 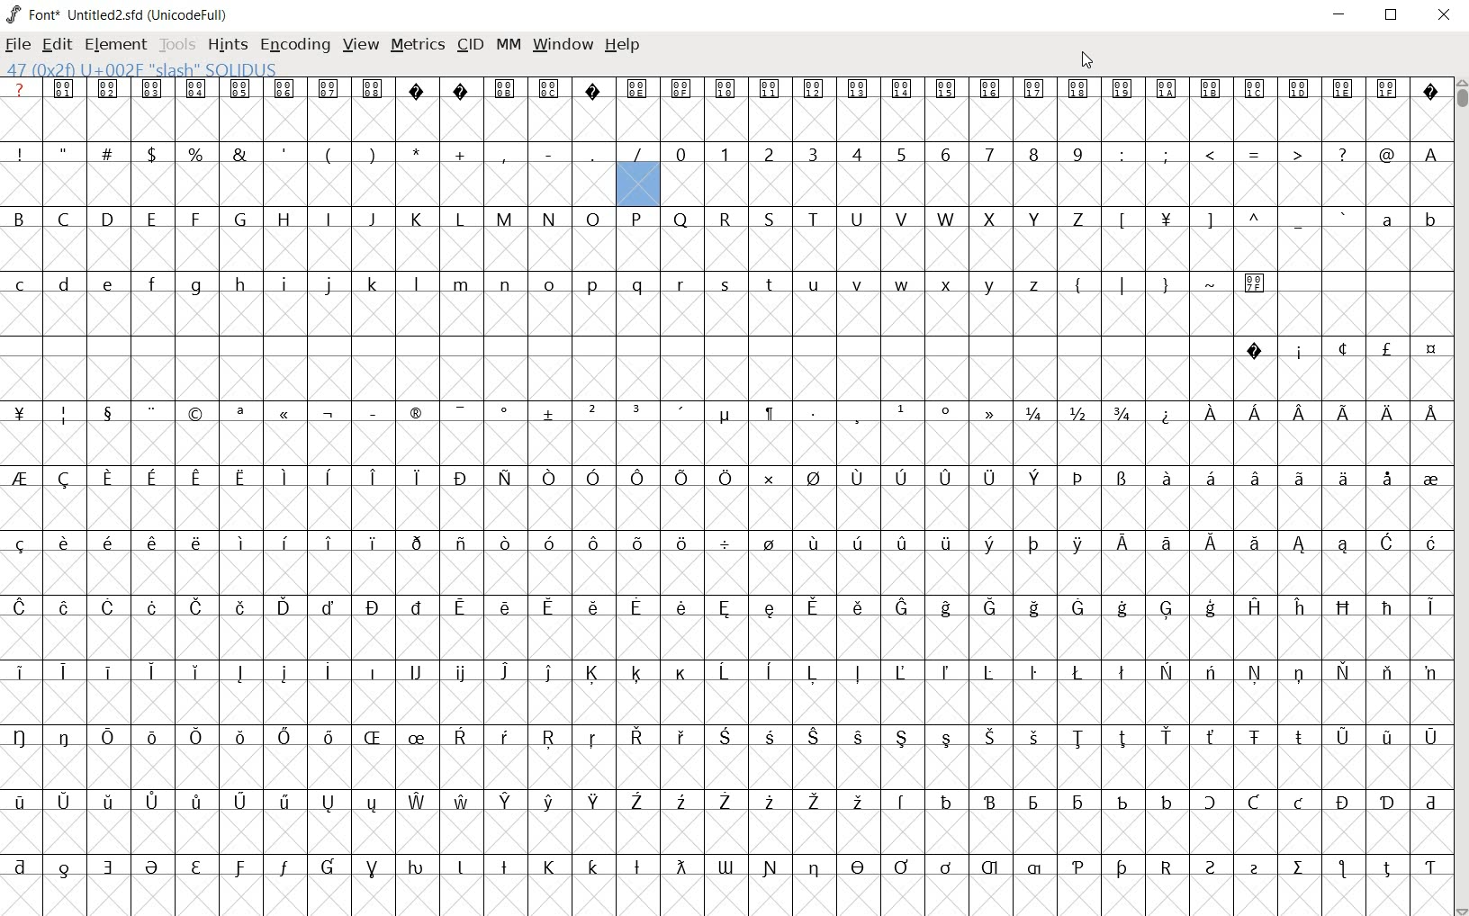 I want to click on empty cells, so click(x=730, y=507).